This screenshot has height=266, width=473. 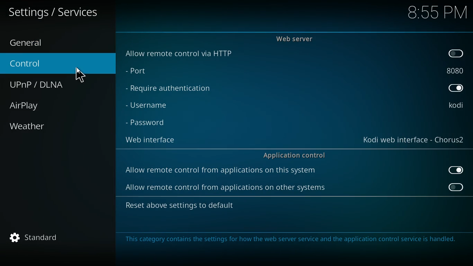 What do you see at coordinates (413, 141) in the screenshot?
I see `web interface` at bounding box center [413, 141].